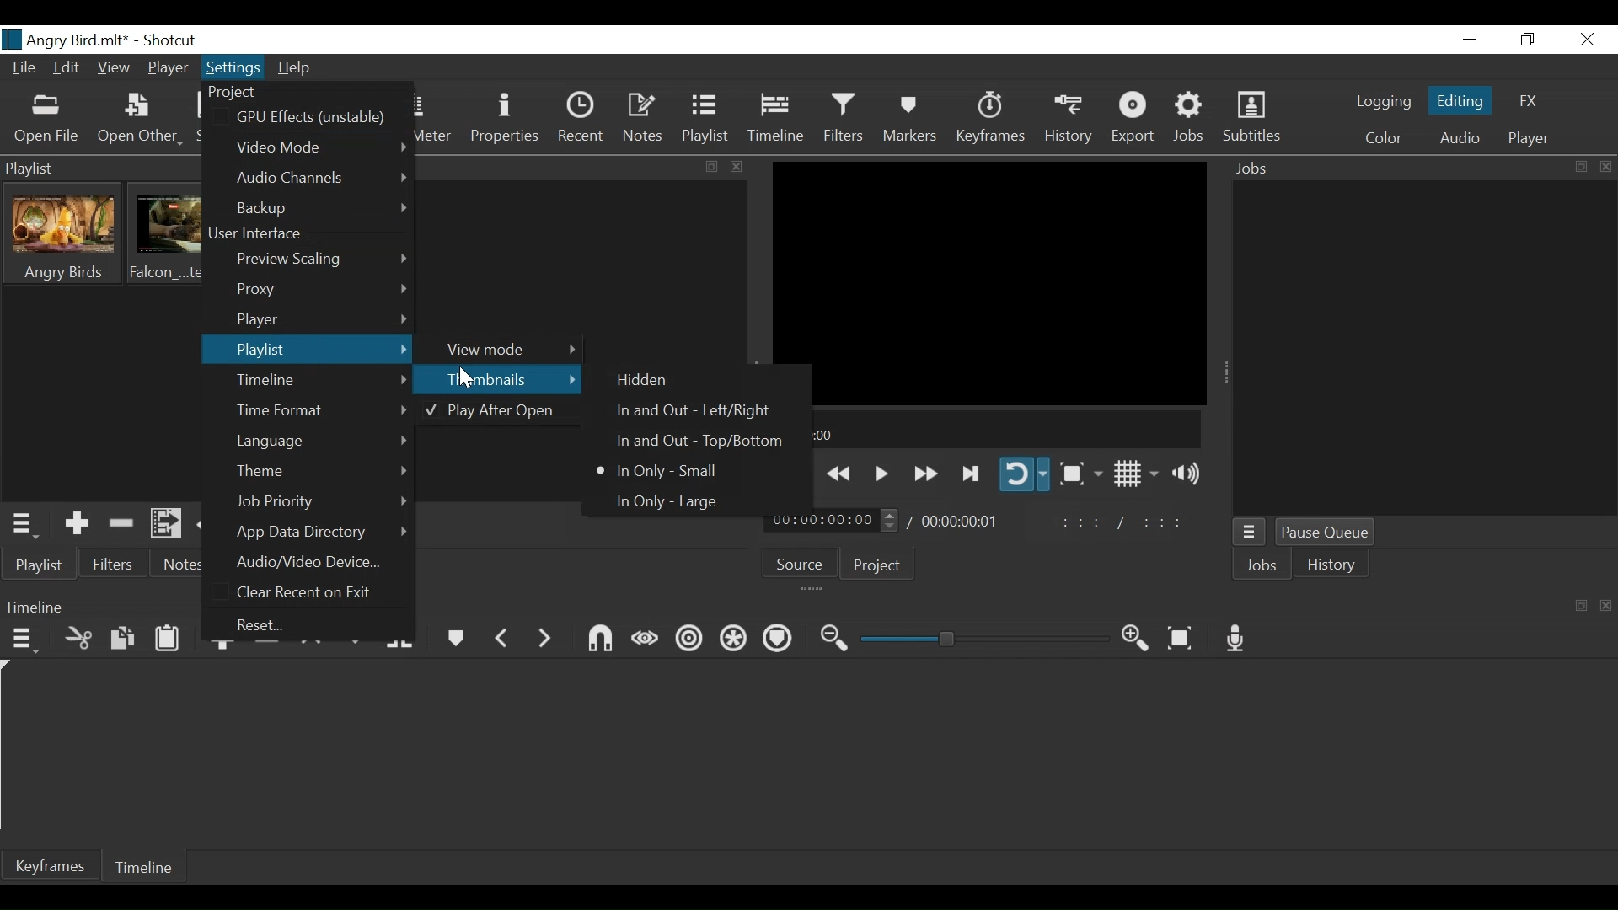 This screenshot has width=1618, height=910. What do you see at coordinates (911, 120) in the screenshot?
I see `Markers` at bounding box center [911, 120].